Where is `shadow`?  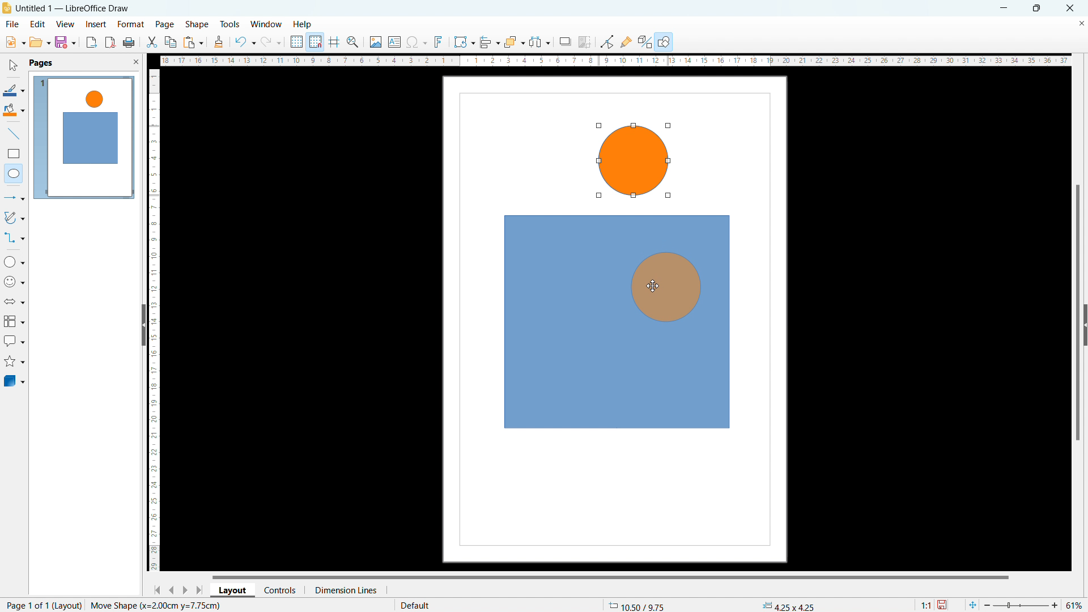 shadow is located at coordinates (564, 42).